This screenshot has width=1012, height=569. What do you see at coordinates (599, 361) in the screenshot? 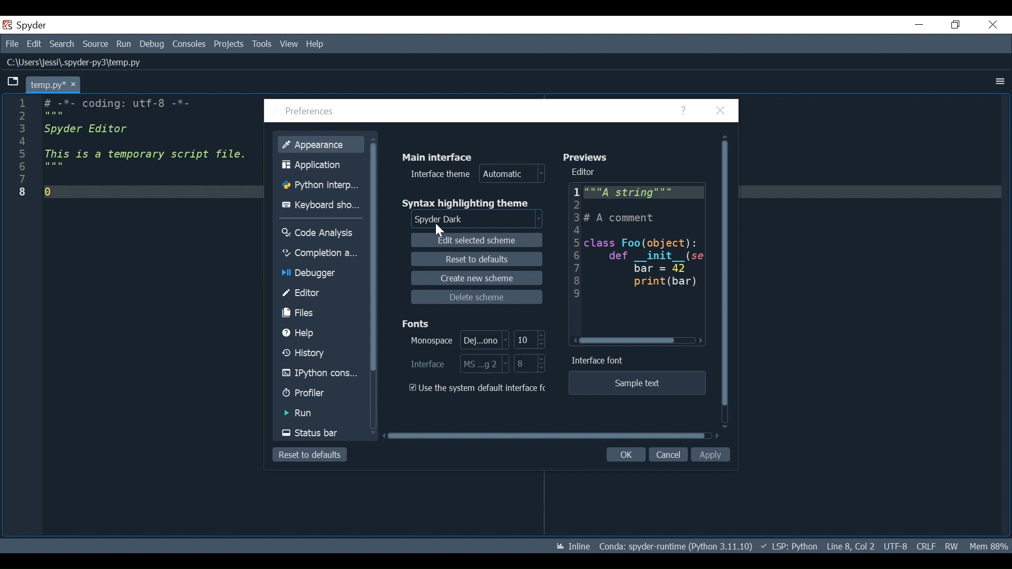
I see `Interface Font` at bounding box center [599, 361].